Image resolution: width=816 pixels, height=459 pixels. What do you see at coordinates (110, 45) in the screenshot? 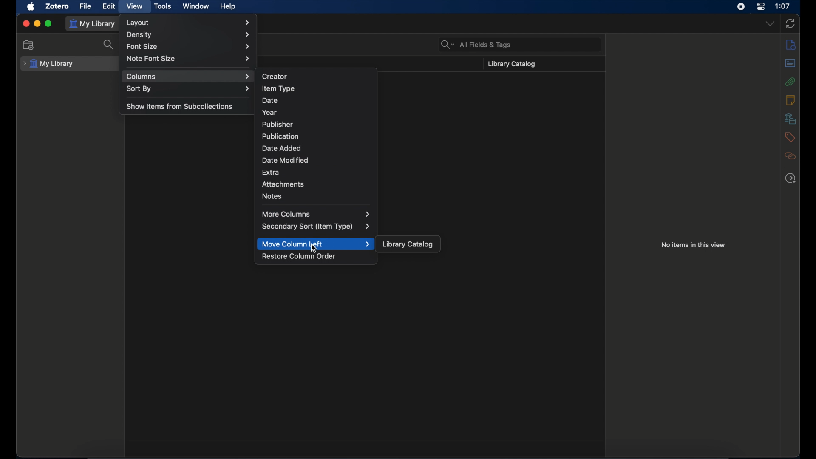
I see `search` at bounding box center [110, 45].